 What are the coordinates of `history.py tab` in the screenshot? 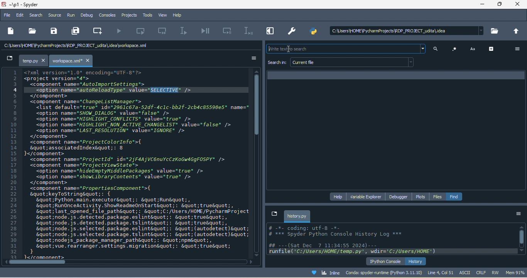 It's located at (297, 216).